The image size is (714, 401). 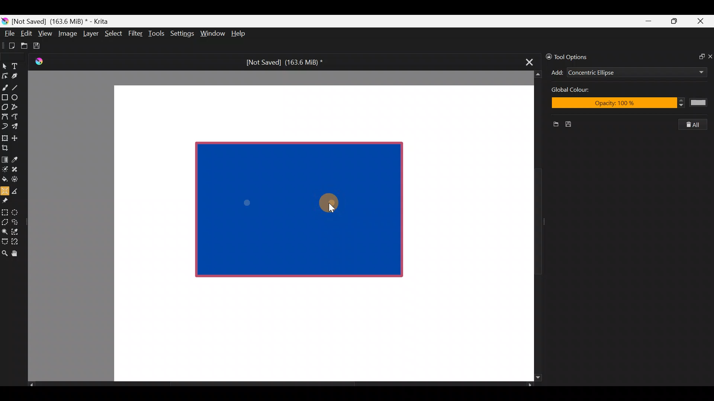 I want to click on Cursor, so click(x=330, y=201).